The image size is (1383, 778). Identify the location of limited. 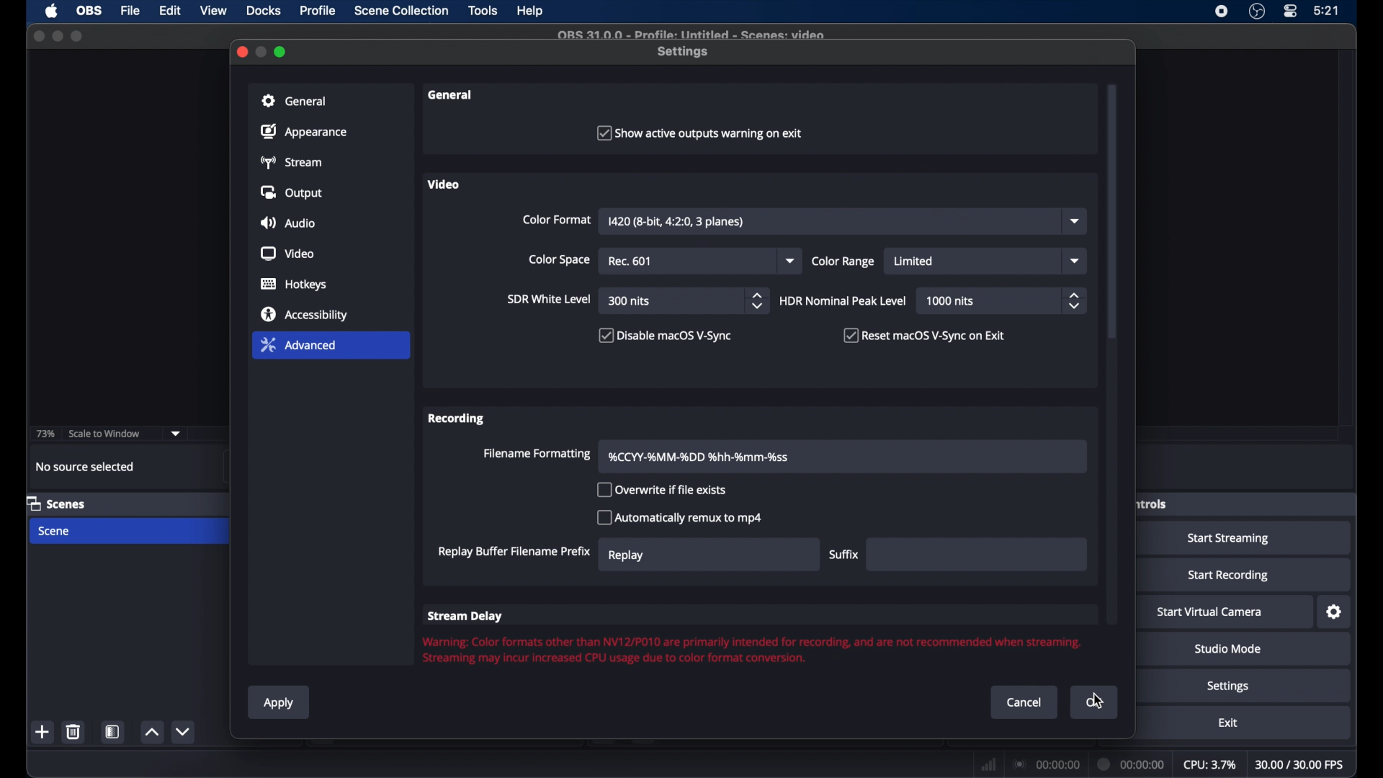
(915, 261).